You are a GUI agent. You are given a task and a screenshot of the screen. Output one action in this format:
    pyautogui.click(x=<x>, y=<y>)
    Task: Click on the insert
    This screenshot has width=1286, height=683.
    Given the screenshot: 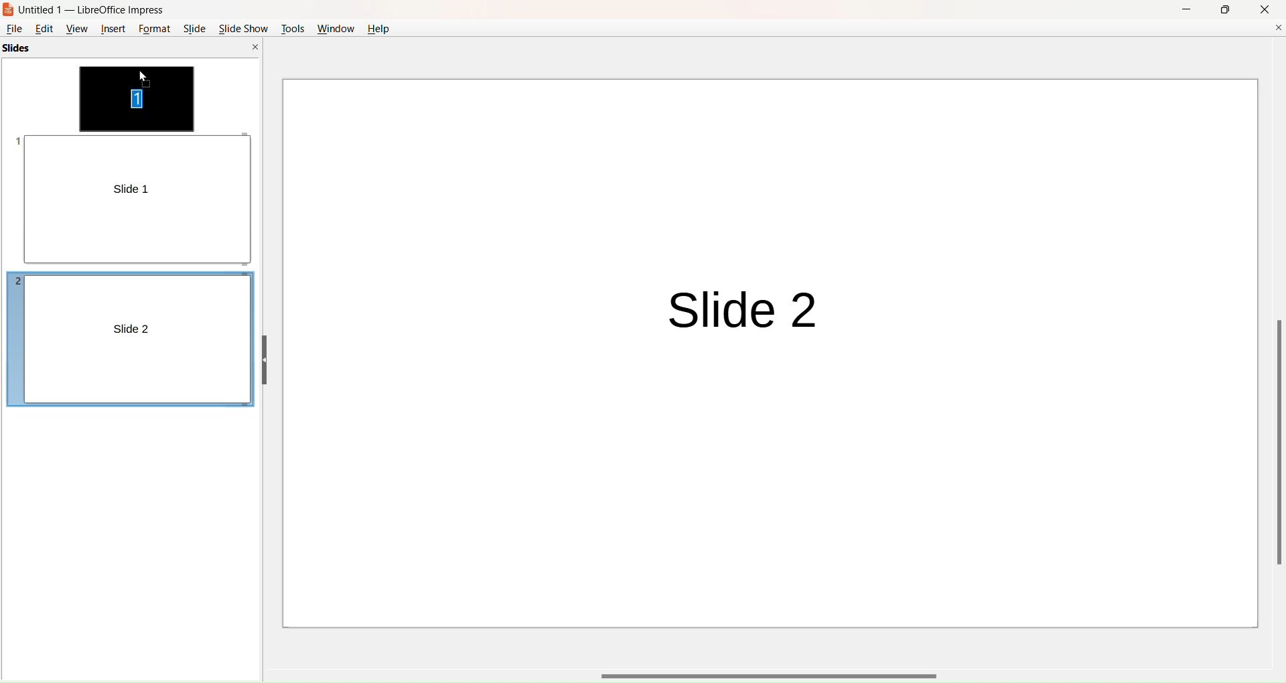 What is the action you would take?
    pyautogui.click(x=114, y=30)
    